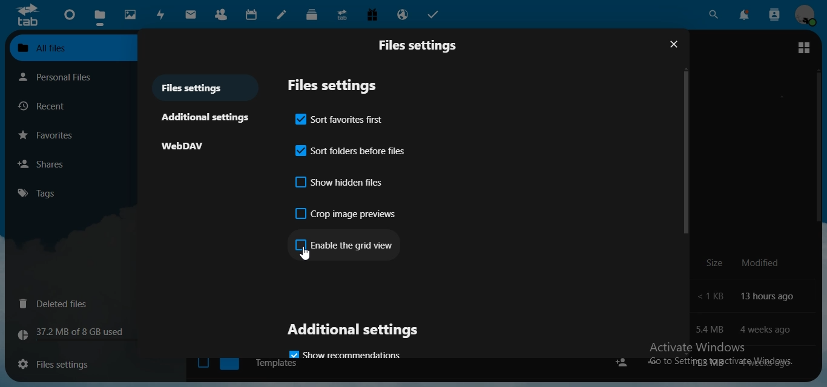 The width and height of the screenshot is (827, 387). I want to click on WebDAV, so click(187, 146).